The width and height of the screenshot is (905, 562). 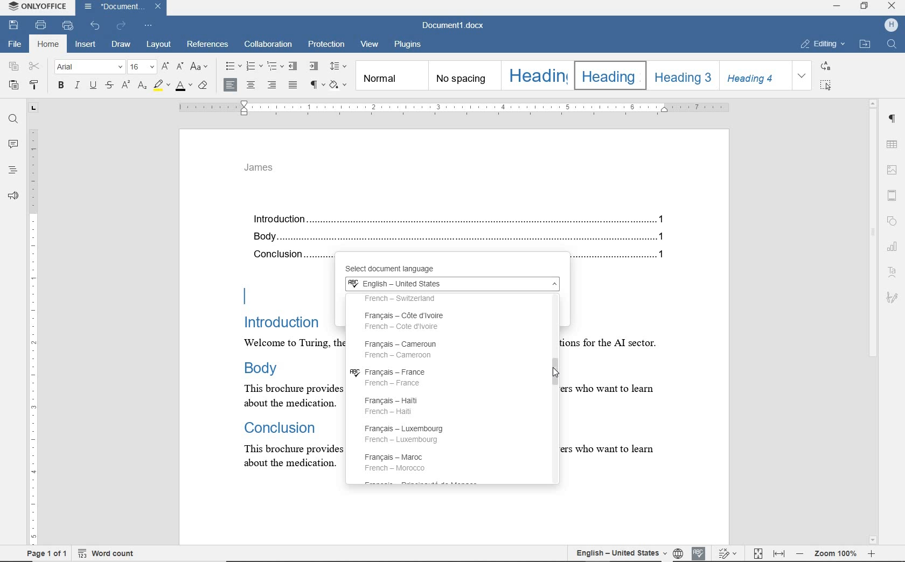 What do you see at coordinates (398, 462) in the screenshot?
I see `François - Maroc` at bounding box center [398, 462].